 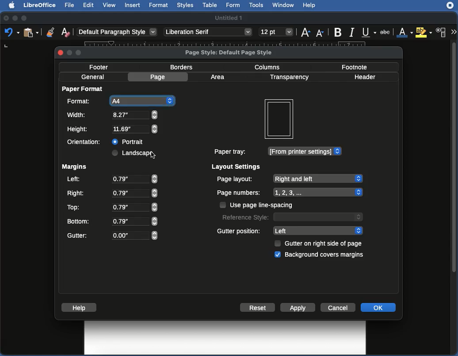 I want to click on Columns, so click(x=270, y=67).